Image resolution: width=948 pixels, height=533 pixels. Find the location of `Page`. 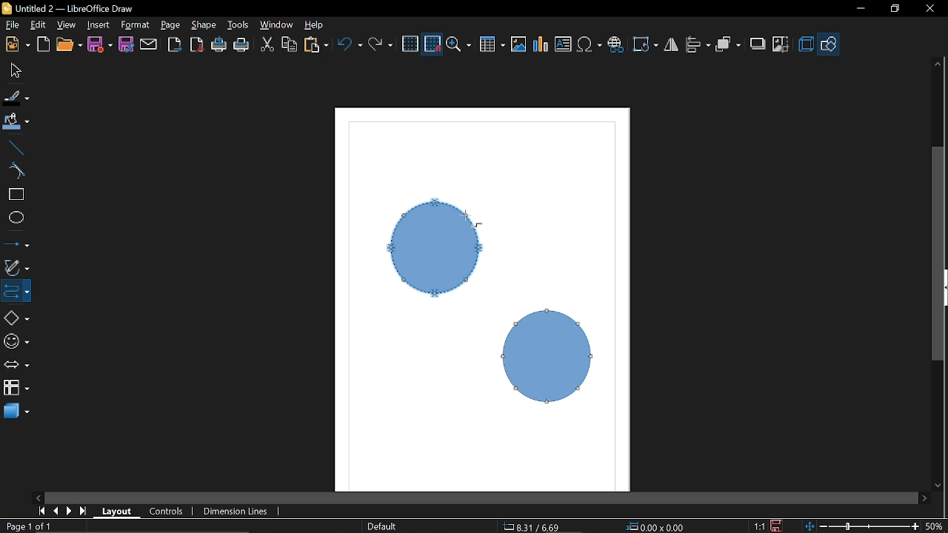

Page is located at coordinates (172, 26).